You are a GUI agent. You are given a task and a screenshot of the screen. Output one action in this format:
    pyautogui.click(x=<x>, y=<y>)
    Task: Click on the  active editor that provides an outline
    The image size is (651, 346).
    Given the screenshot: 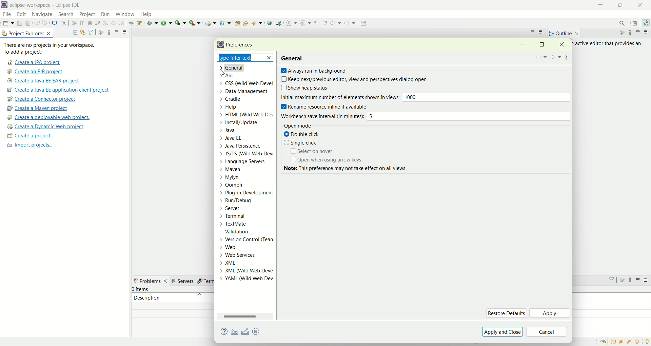 What is the action you would take?
    pyautogui.click(x=609, y=44)
    